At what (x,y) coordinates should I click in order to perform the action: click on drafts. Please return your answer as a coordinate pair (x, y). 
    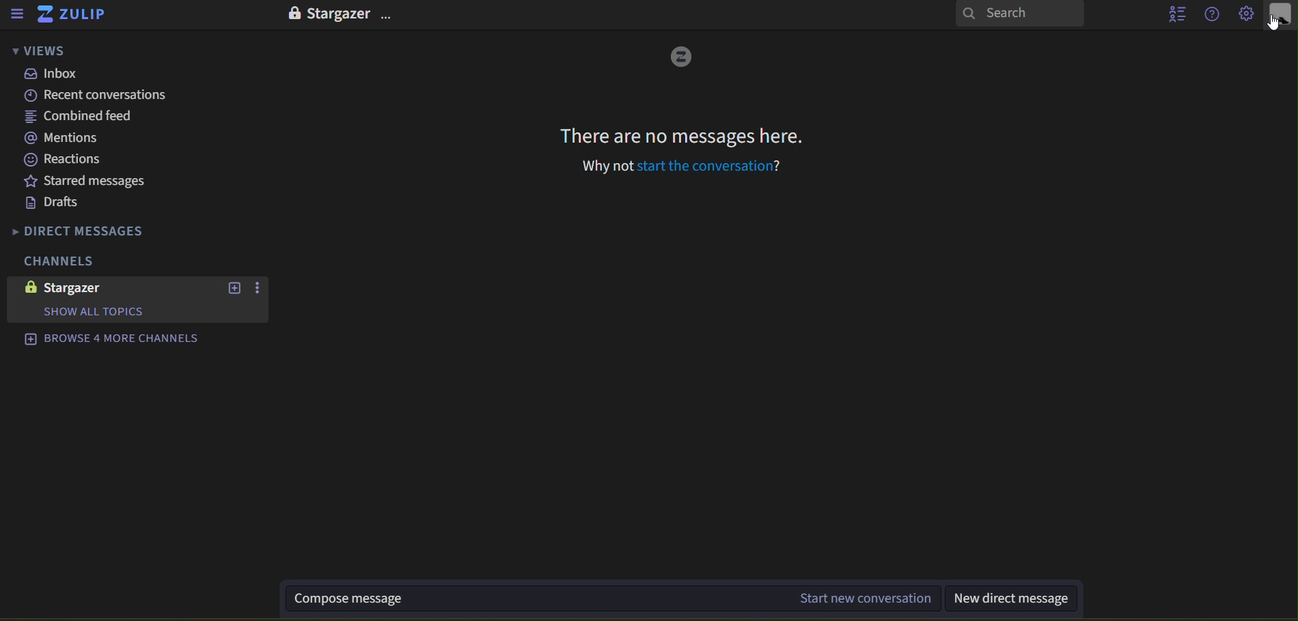
    Looking at the image, I should click on (57, 203).